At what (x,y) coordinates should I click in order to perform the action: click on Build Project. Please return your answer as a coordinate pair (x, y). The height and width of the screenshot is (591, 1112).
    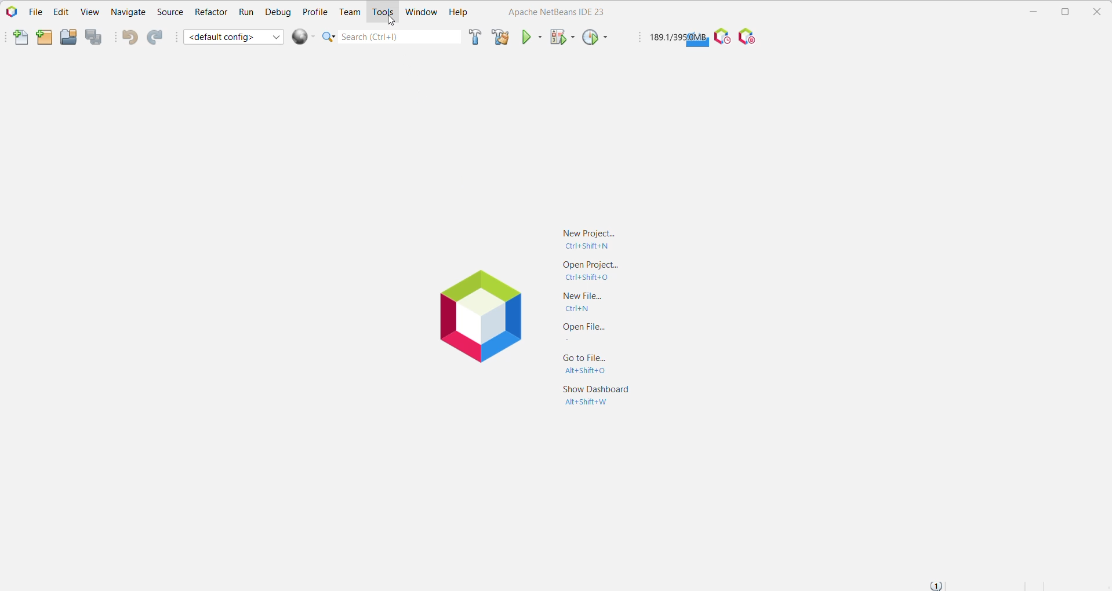
    Looking at the image, I should click on (474, 38).